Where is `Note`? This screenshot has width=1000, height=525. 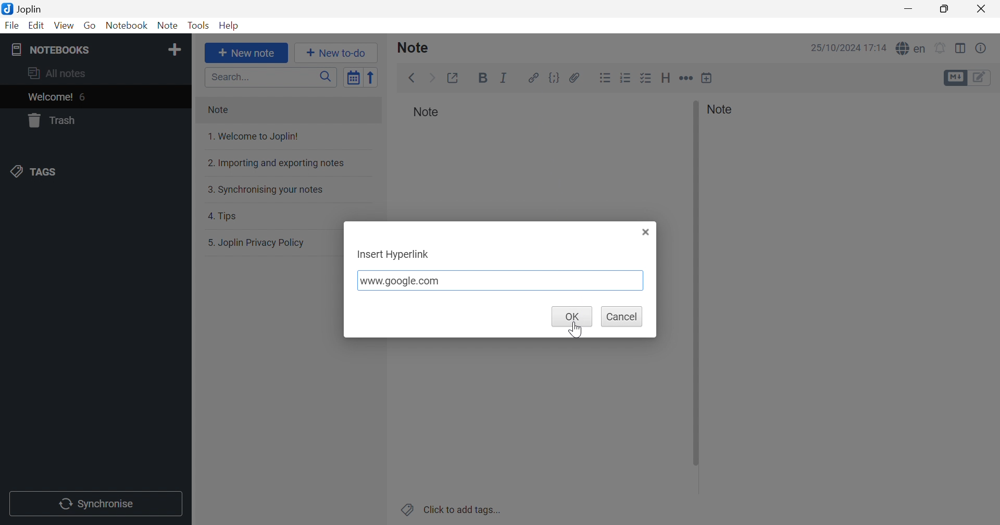
Note is located at coordinates (723, 109).